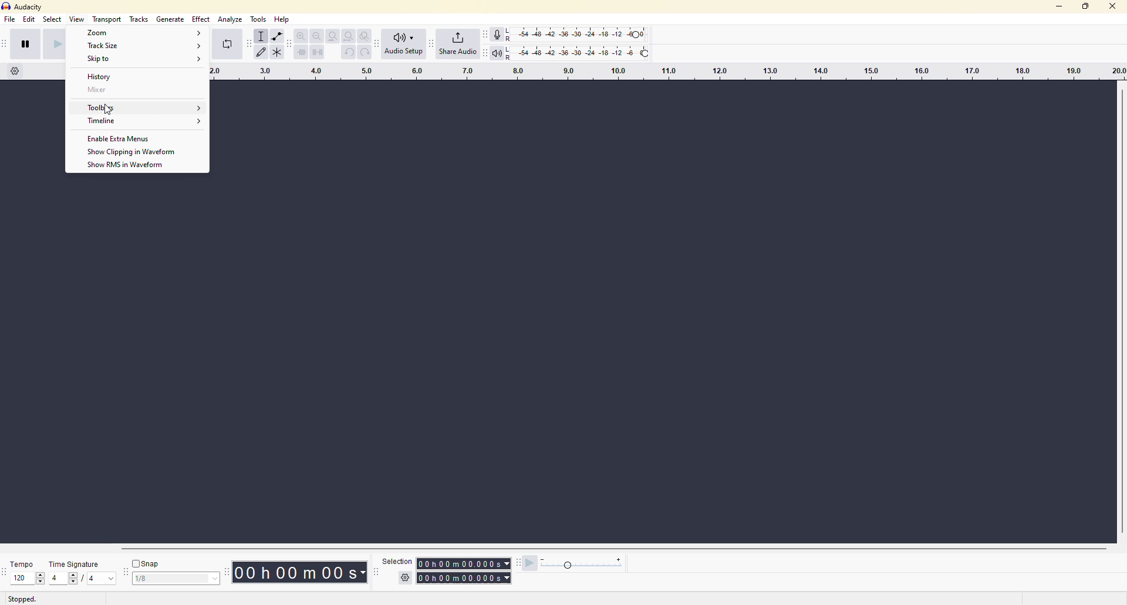 This screenshot has width=1127, height=605. What do you see at coordinates (529, 563) in the screenshot?
I see `play at speed` at bounding box center [529, 563].